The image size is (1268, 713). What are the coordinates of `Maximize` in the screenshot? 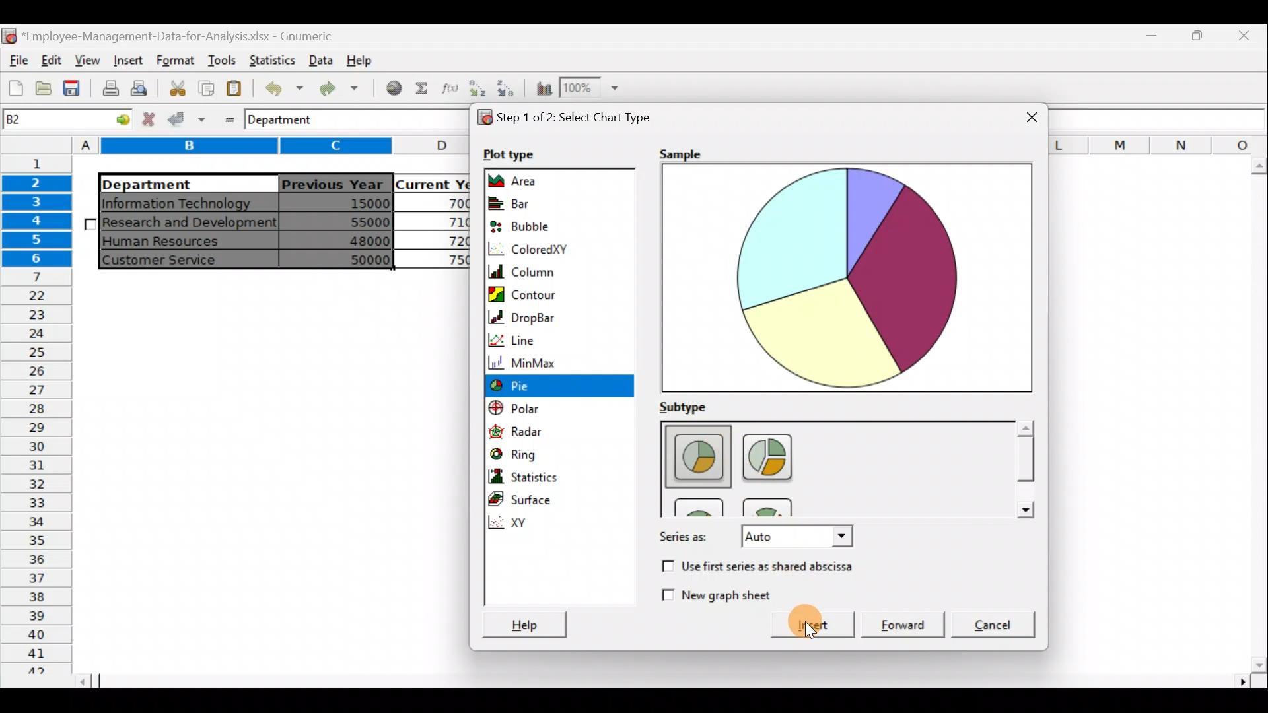 It's located at (1156, 38).